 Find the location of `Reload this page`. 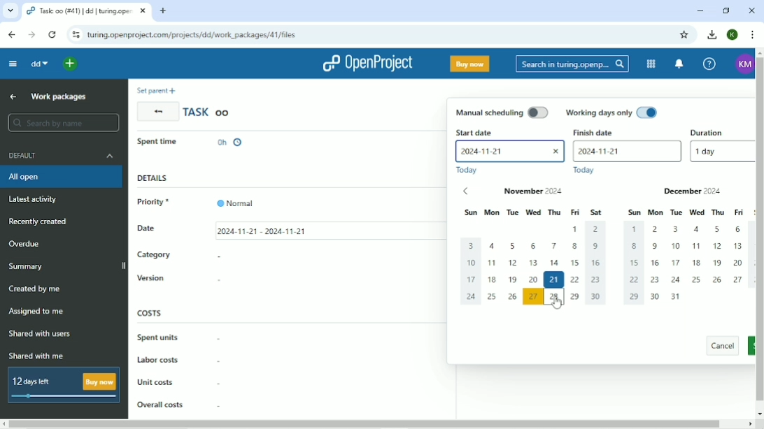

Reload this page is located at coordinates (52, 35).